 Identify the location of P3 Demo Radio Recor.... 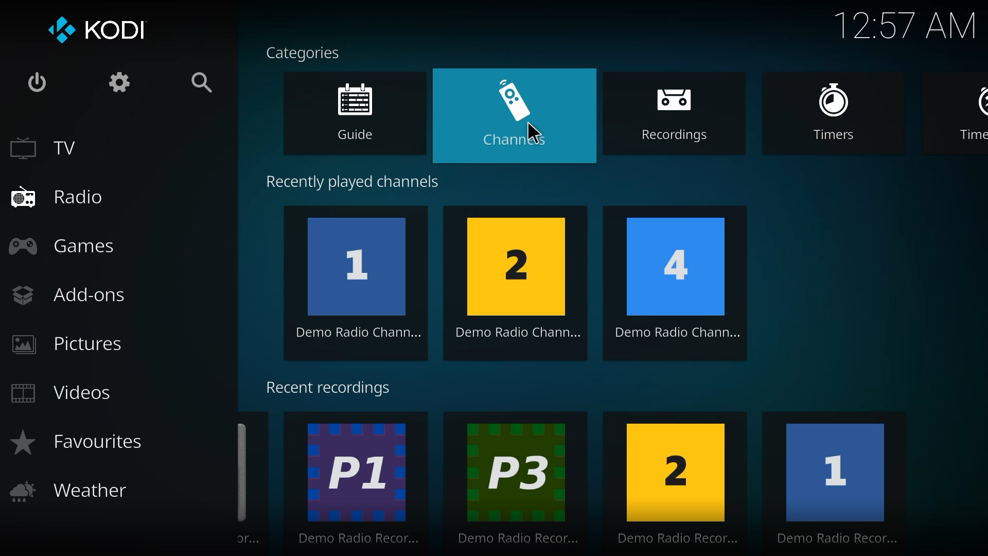
(520, 482).